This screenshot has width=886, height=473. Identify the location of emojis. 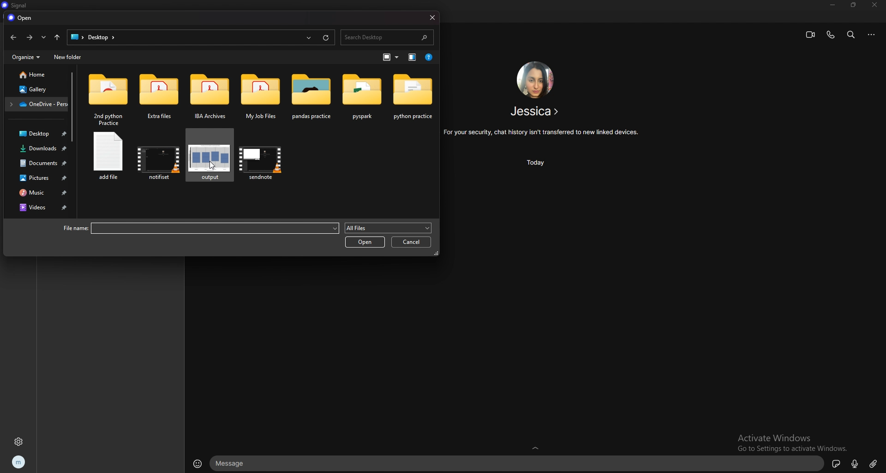
(197, 463).